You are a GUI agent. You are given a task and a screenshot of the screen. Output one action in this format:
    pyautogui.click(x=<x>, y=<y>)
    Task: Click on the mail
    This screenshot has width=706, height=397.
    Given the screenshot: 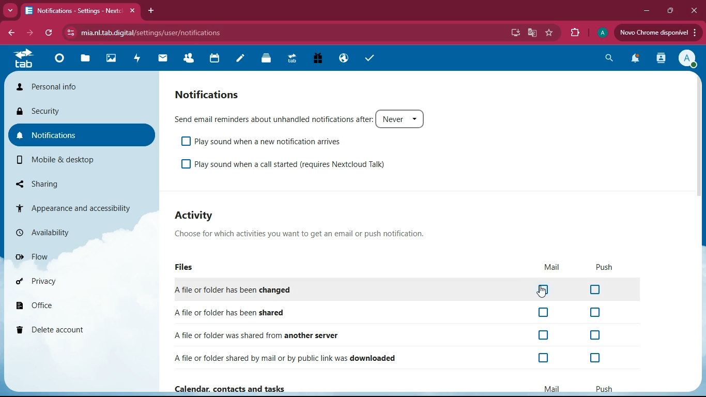 What is the action you would take?
    pyautogui.click(x=553, y=389)
    